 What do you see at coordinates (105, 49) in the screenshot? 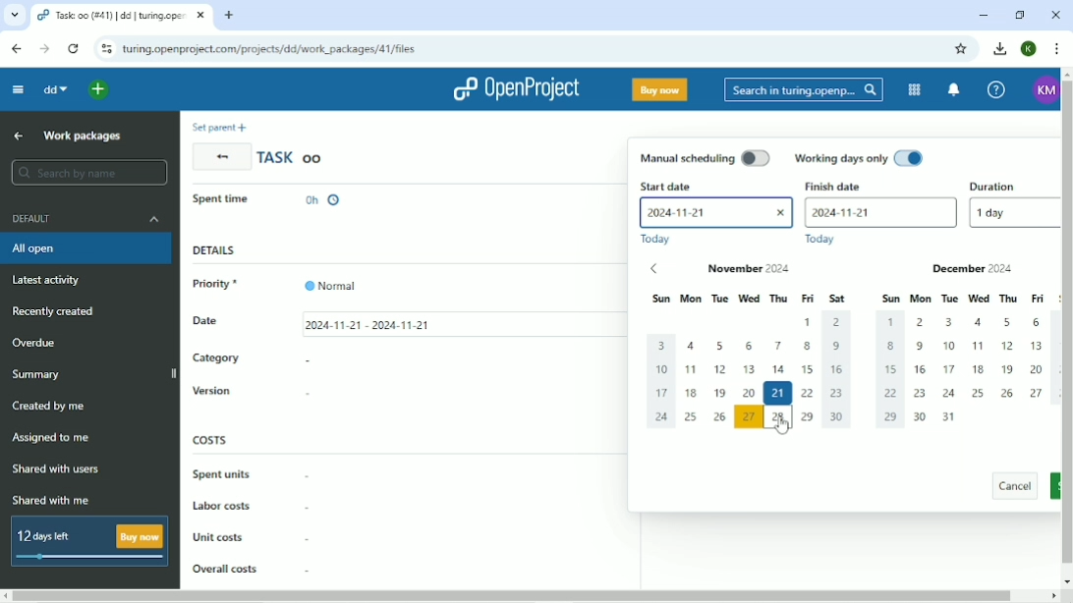
I see `View site information` at bounding box center [105, 49].